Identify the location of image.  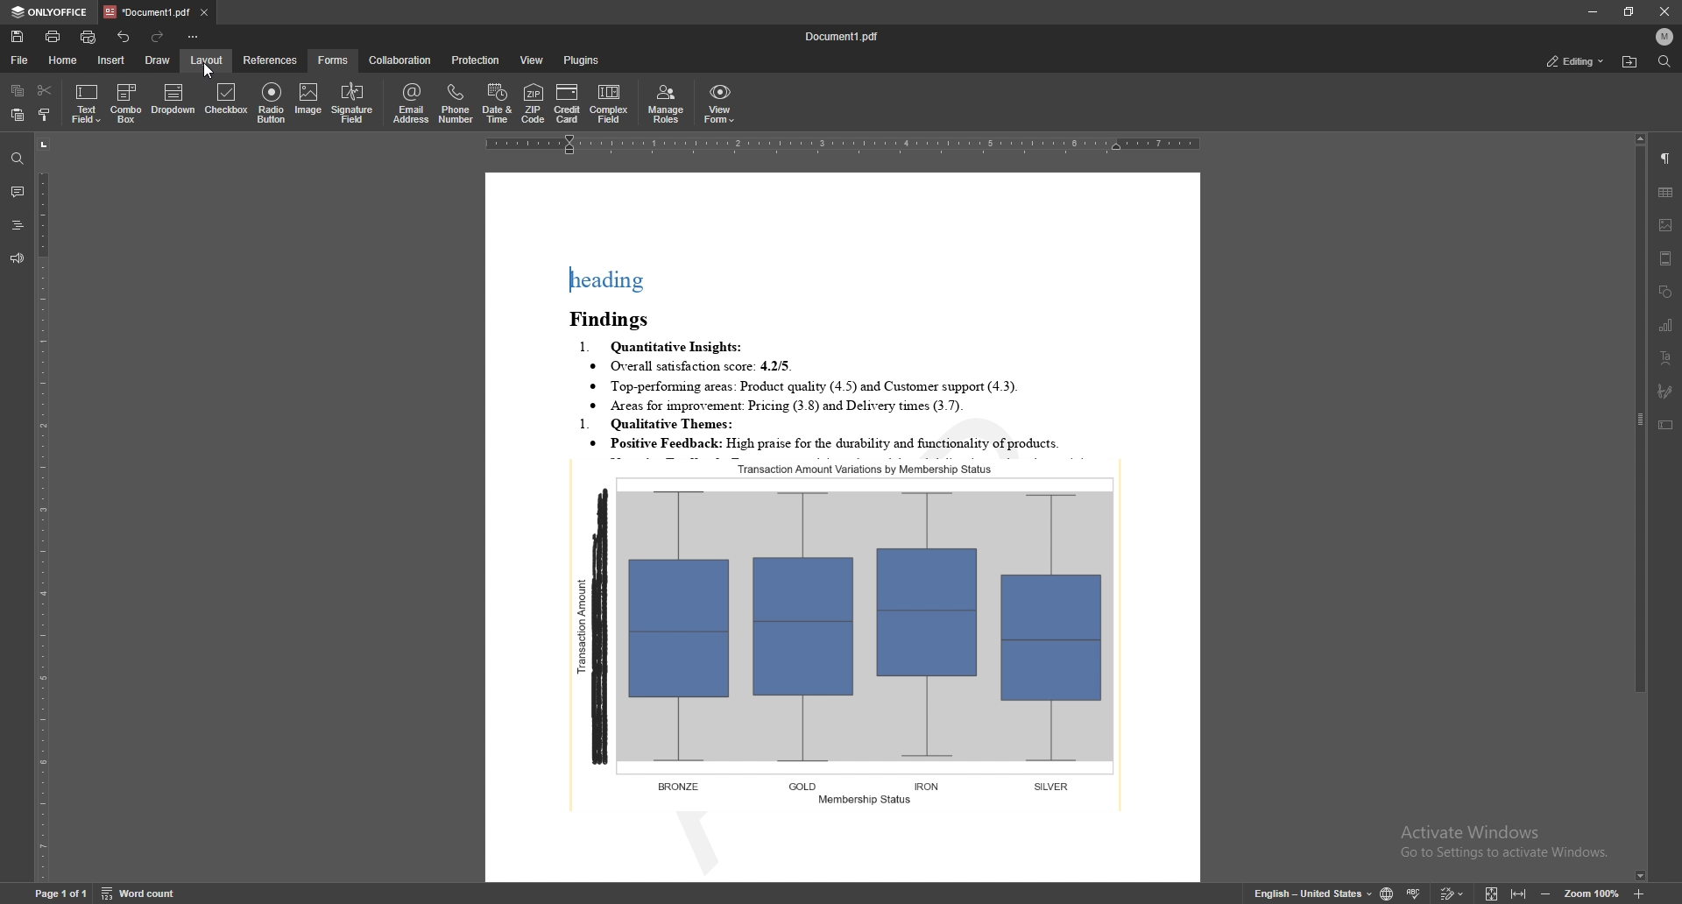
(310, 101).